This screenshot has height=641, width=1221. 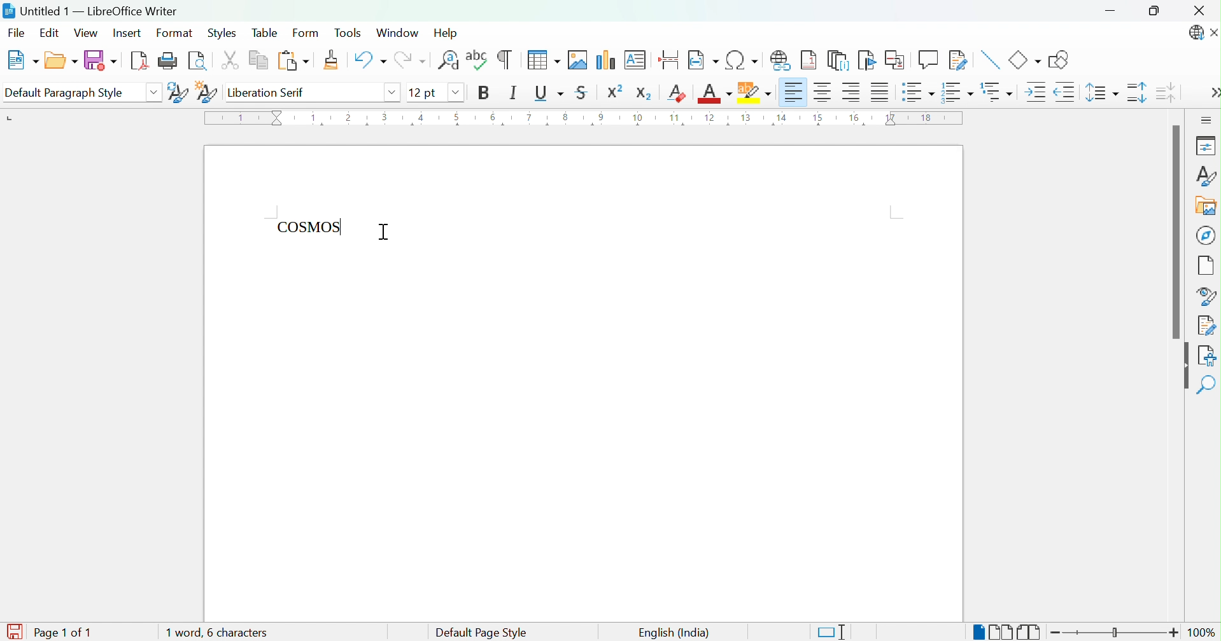 I want to click on Underline, so click(x=548, y=93).